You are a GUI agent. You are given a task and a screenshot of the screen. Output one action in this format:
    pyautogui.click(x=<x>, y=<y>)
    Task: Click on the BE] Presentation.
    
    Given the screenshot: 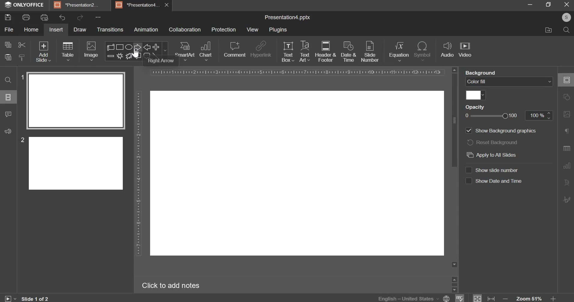 What is the action you would take?
    pyautogui.click(x=78, y=4)
    